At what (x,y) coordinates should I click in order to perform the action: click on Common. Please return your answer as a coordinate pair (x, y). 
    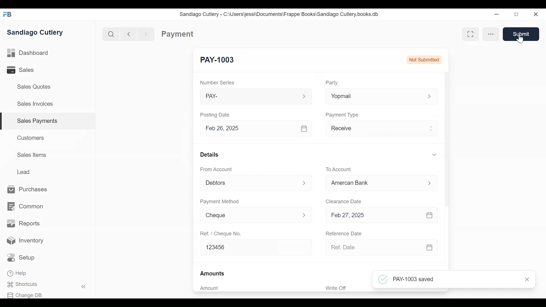
    Looking at the image, I should click on (25, 207).